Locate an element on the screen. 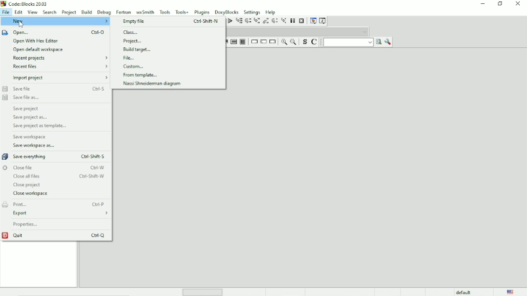 This screenshot has width=527, height=296. Continue instruction is located at coordinates (263, 42).